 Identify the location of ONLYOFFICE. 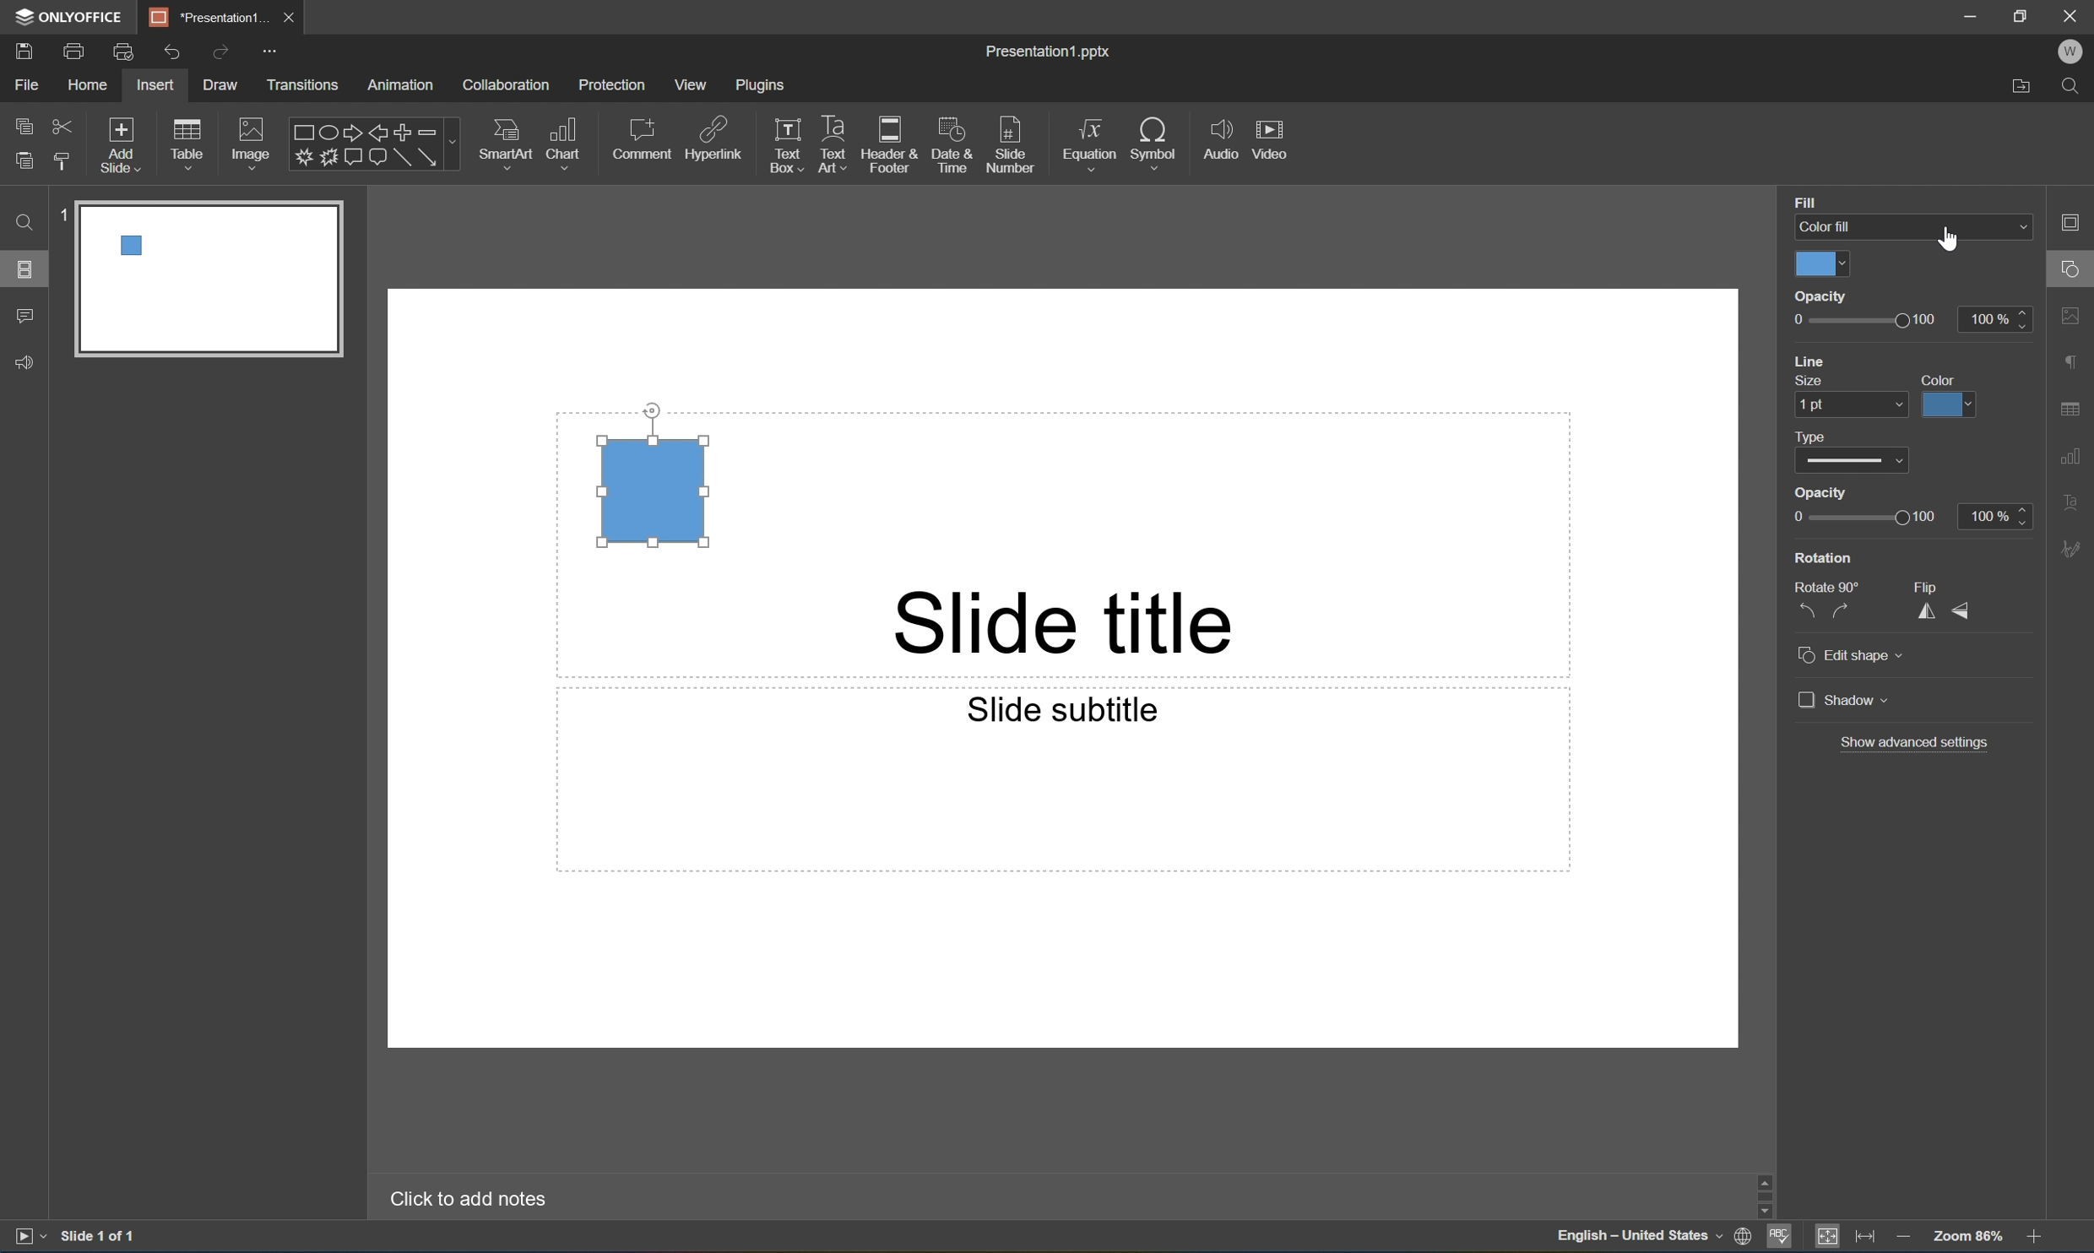
(72, 16).